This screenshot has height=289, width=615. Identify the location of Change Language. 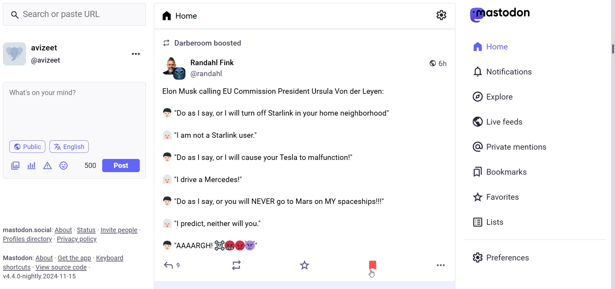
(69, 147).